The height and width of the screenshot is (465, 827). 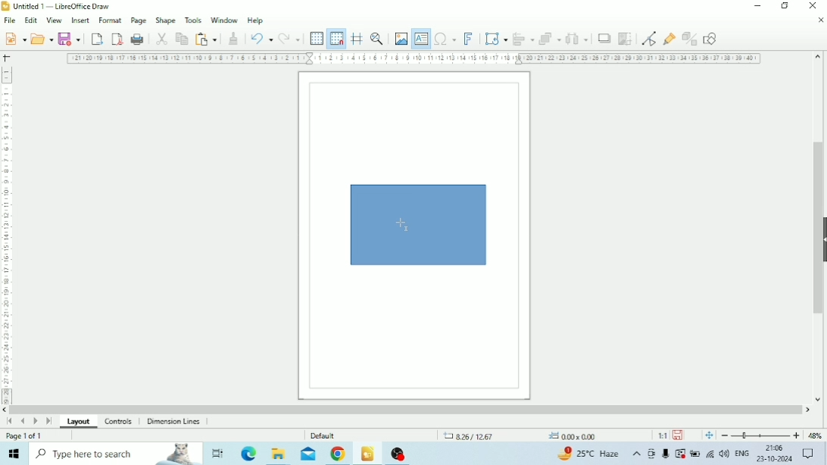 What do you see at coordinates (784, 7) in the screenshot?
I see `Restore Down` at bounding box center [784, 7].